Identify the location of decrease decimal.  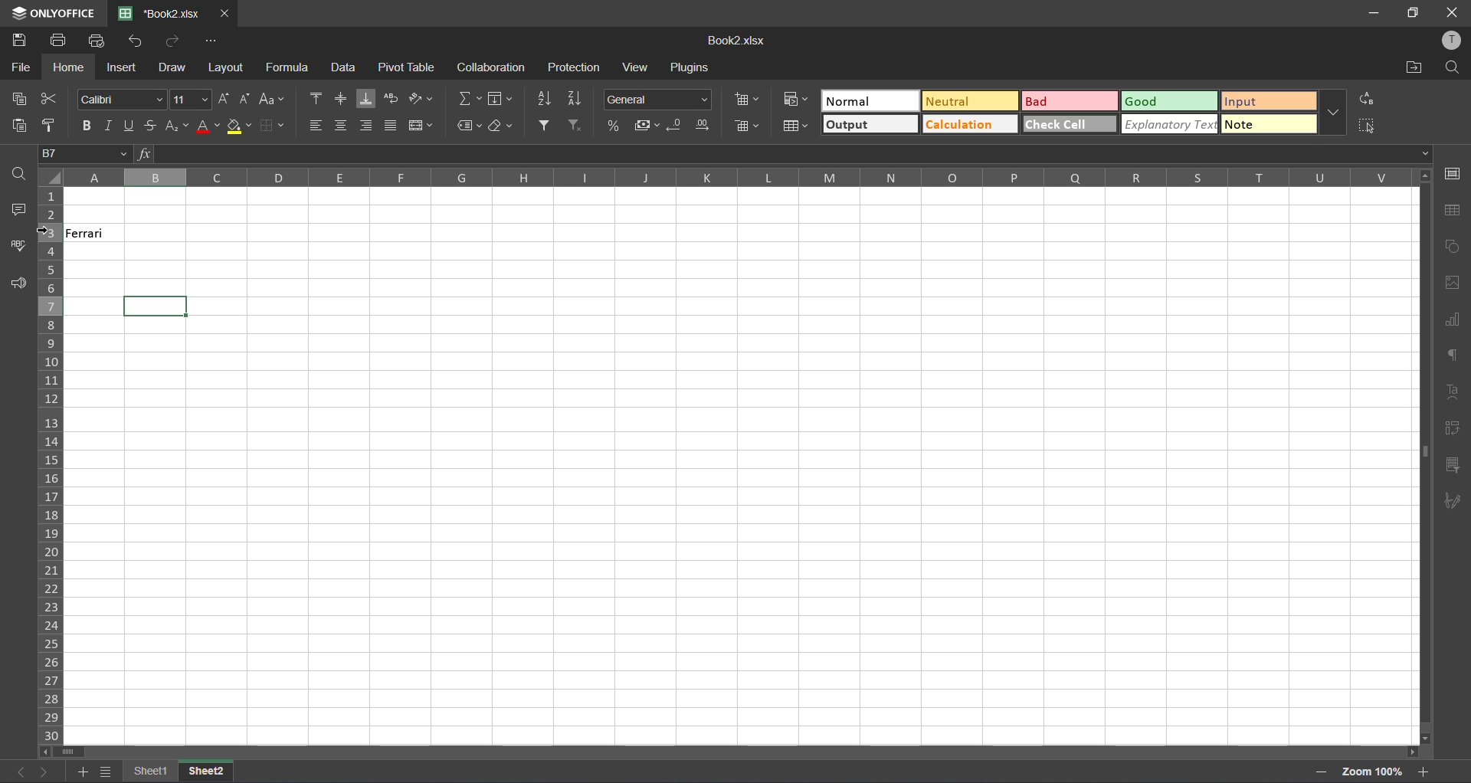
(677, 123).